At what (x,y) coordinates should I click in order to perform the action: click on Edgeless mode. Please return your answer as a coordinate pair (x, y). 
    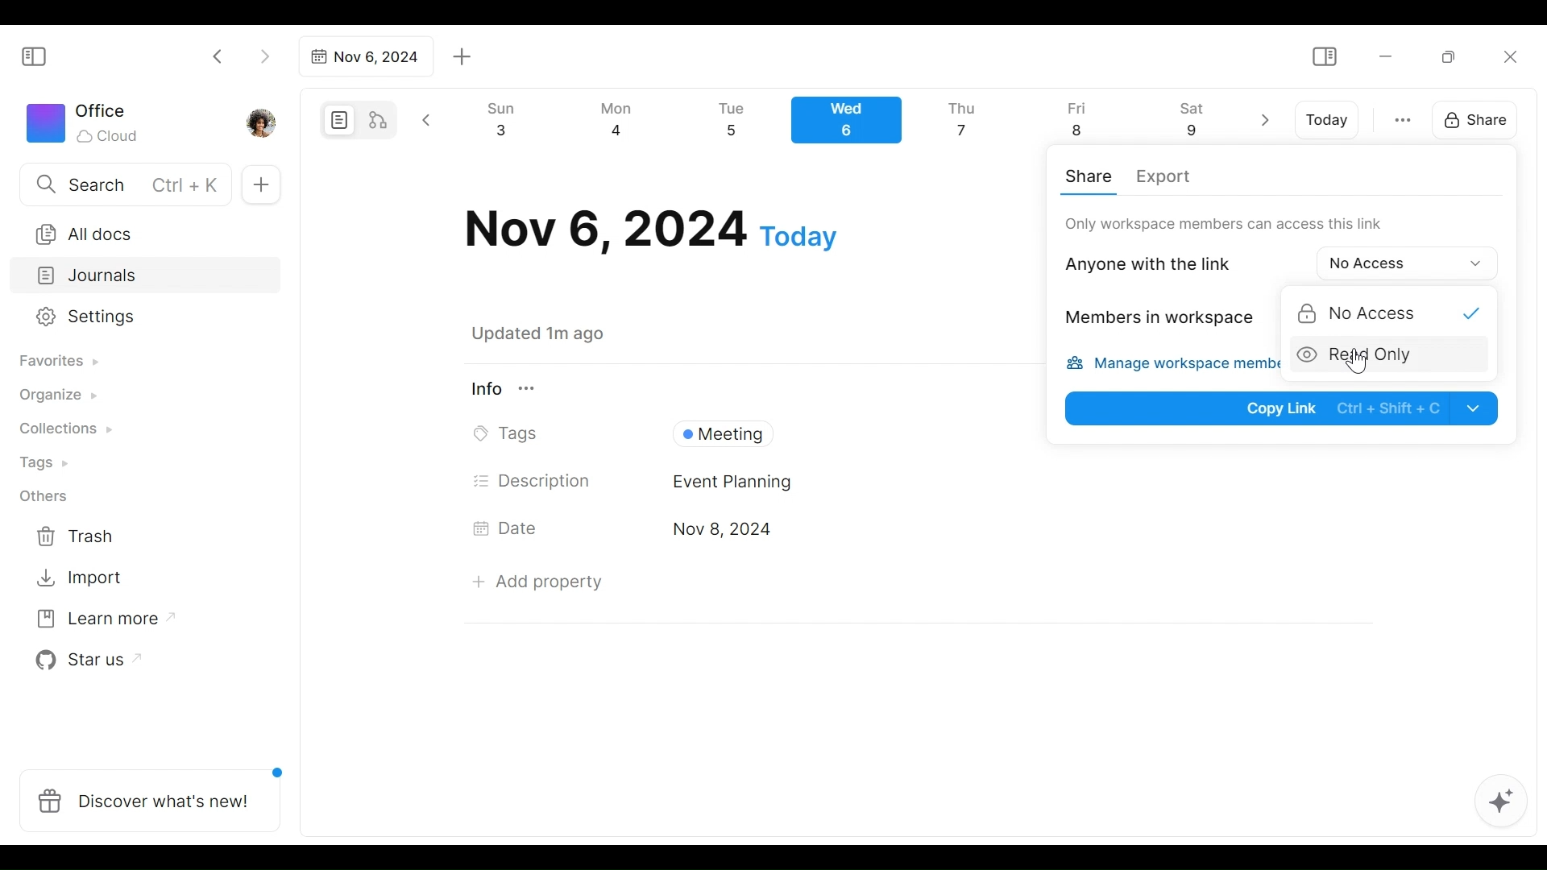
    Looking at the image, I should click on (379, 119).